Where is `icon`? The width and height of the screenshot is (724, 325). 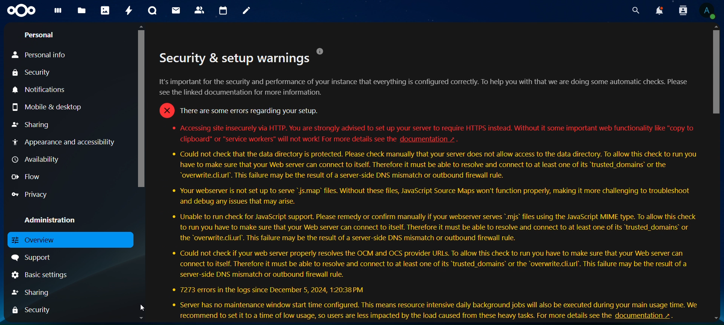 icon is located at coordinates (21, 11).